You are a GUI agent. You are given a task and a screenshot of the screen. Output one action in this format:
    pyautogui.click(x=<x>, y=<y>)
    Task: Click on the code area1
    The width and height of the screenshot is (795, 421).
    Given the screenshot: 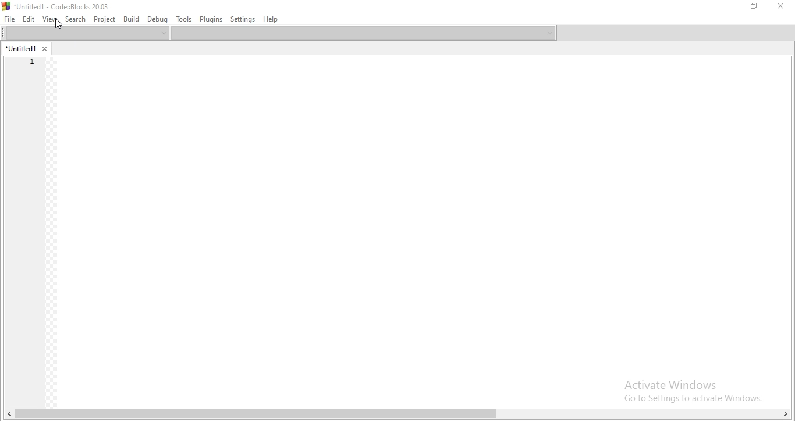 What is the action you would take?
    pyautogui.click(x=30, y=62)
    